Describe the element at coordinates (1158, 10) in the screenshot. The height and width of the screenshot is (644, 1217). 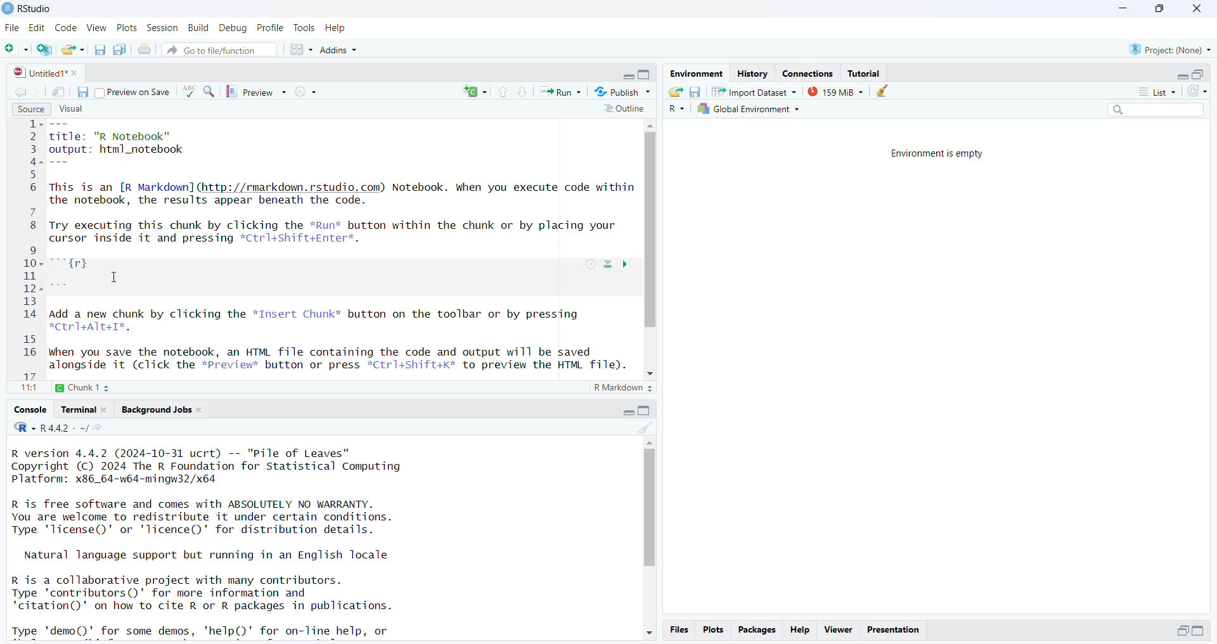
I see `maximize` at that location.